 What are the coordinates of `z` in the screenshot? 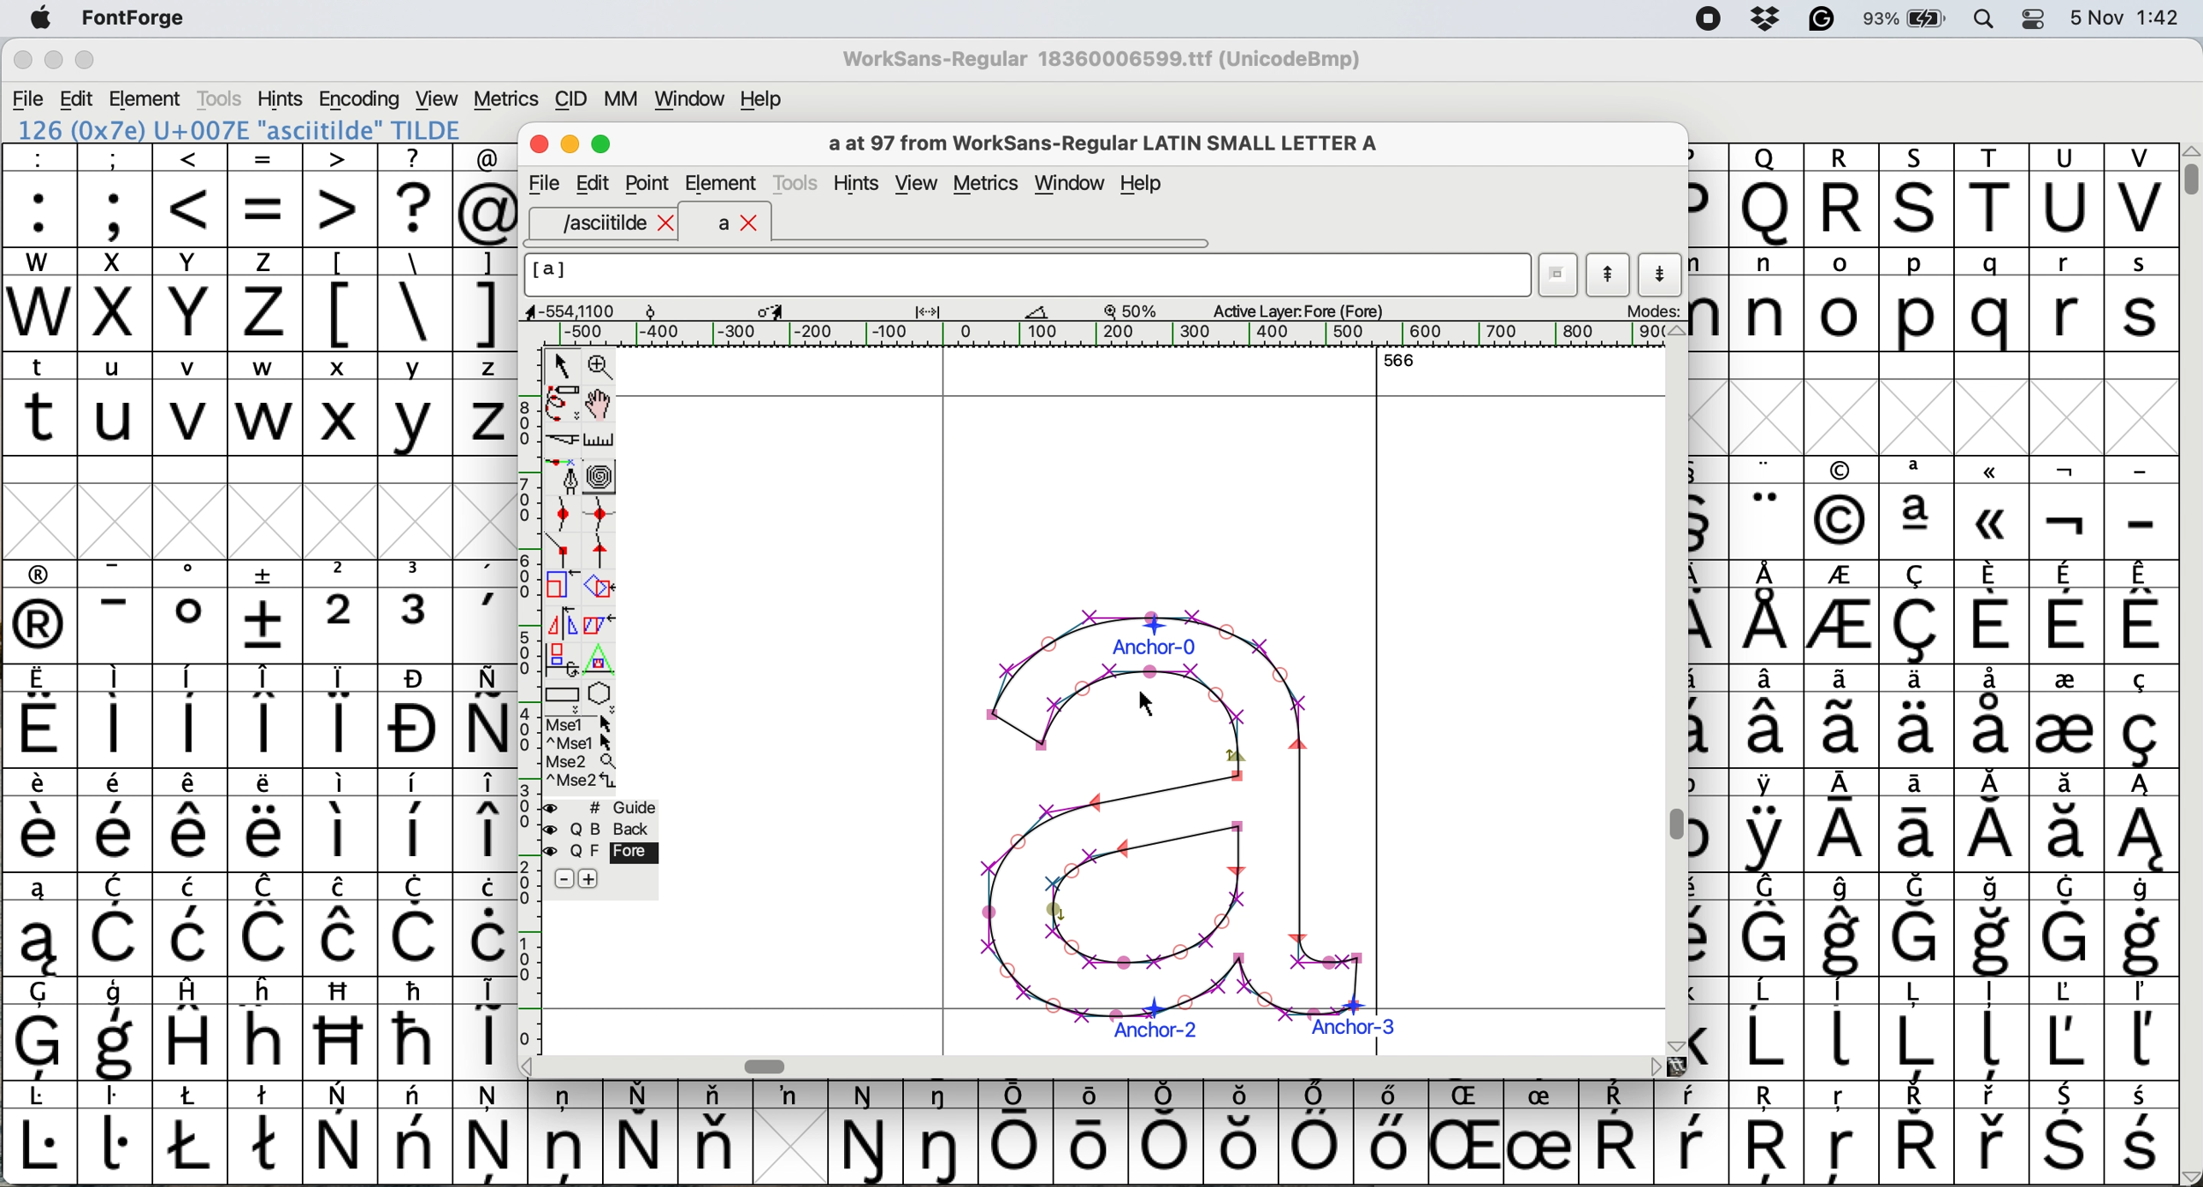 It's located at (486, 403).